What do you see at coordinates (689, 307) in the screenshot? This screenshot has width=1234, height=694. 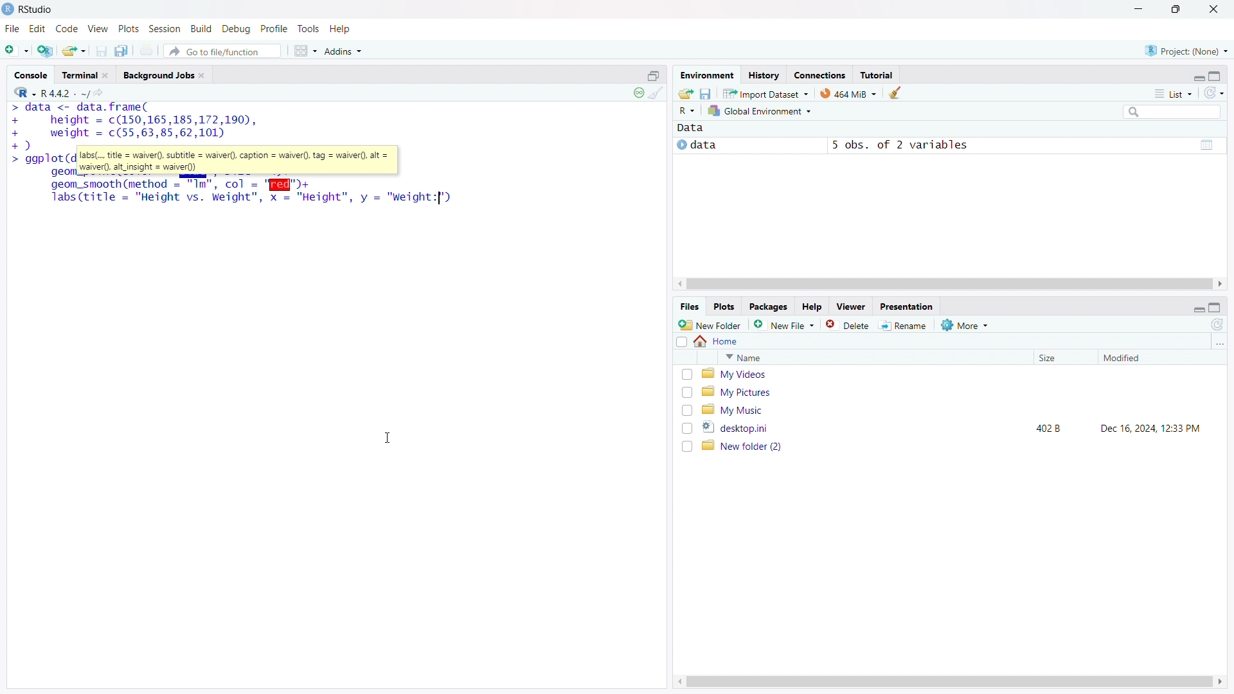 I see `files` at bounding box center [689, 307].